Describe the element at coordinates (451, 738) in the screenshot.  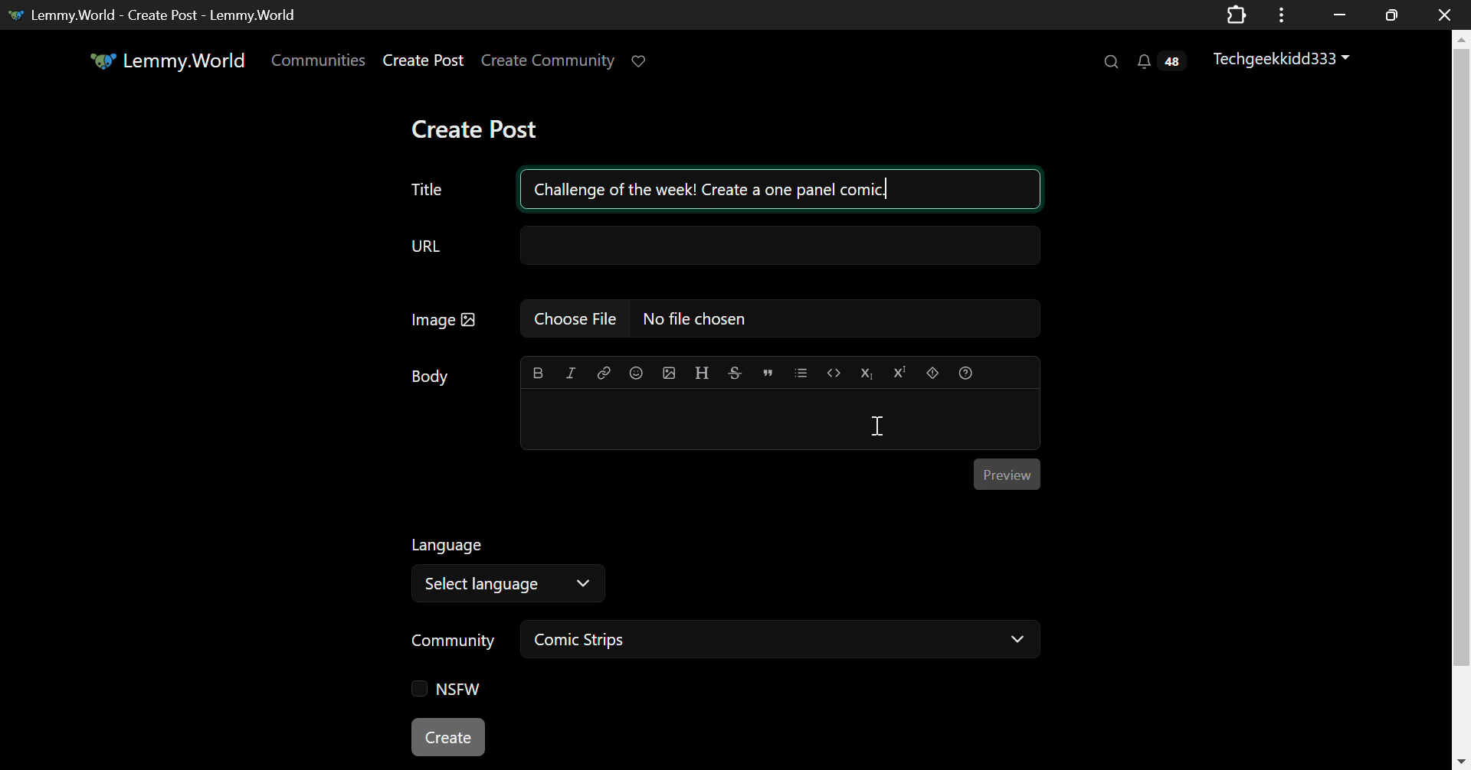
I see `Create` at that location.